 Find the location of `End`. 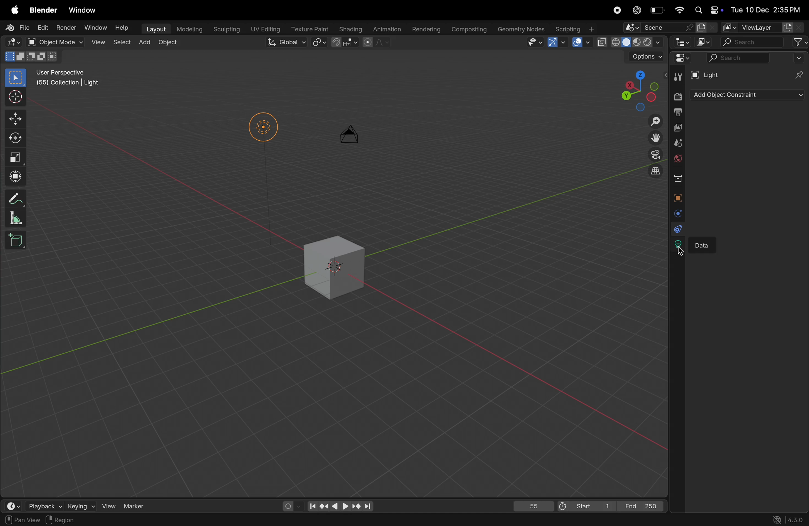

End is located at coordinates (644, 506).